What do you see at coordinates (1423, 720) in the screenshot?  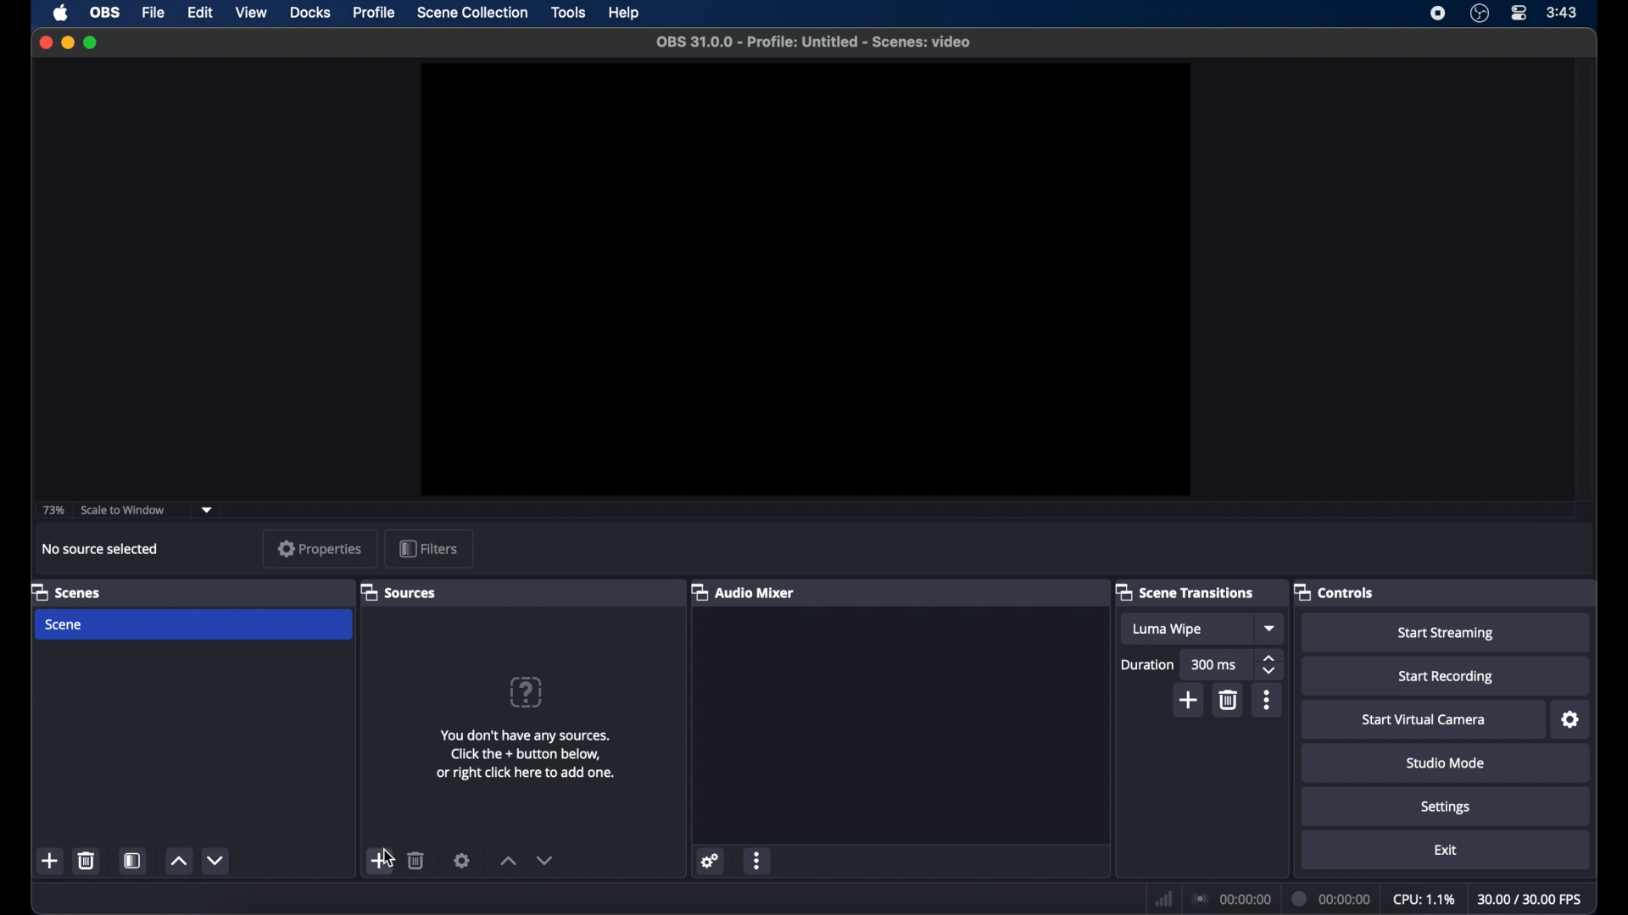 I see `start virtual camera` at bounding box center [1423, 720].